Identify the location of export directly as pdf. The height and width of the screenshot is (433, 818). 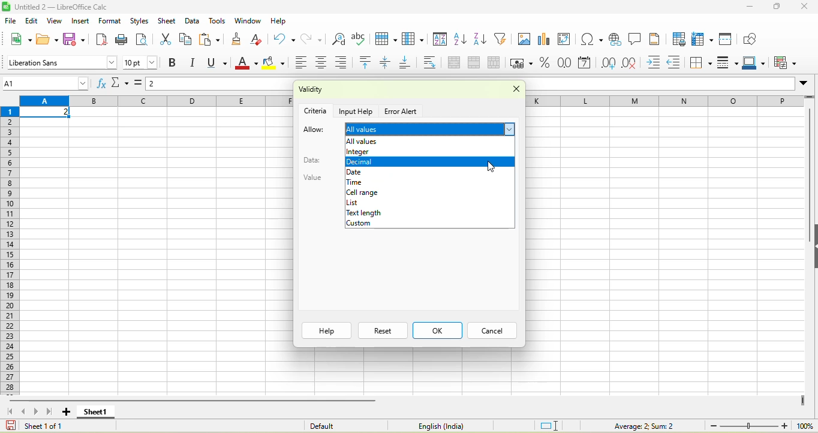
(104, 40).